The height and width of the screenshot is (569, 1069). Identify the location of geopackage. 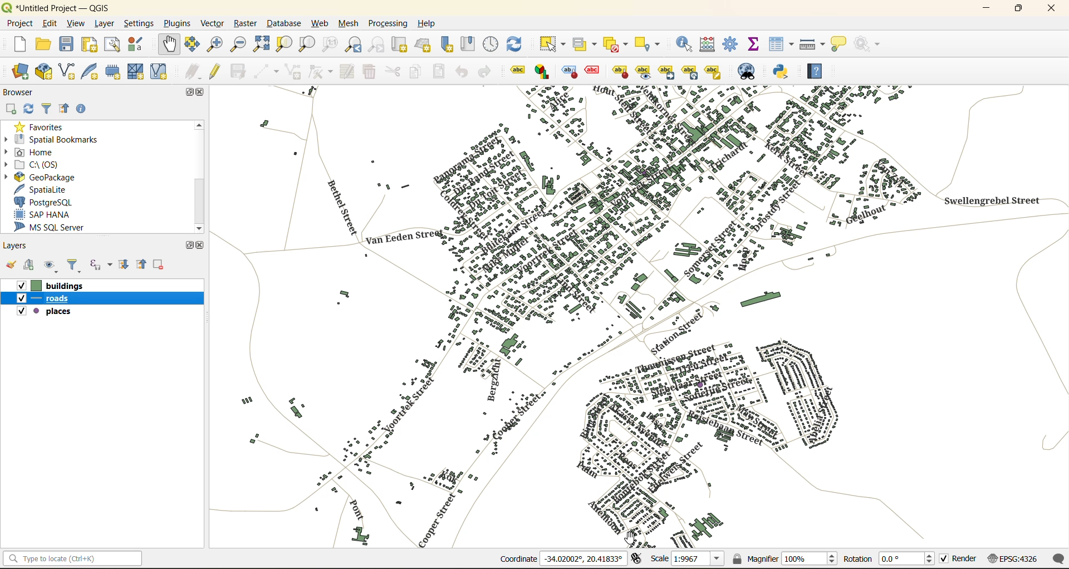
(46, 179).